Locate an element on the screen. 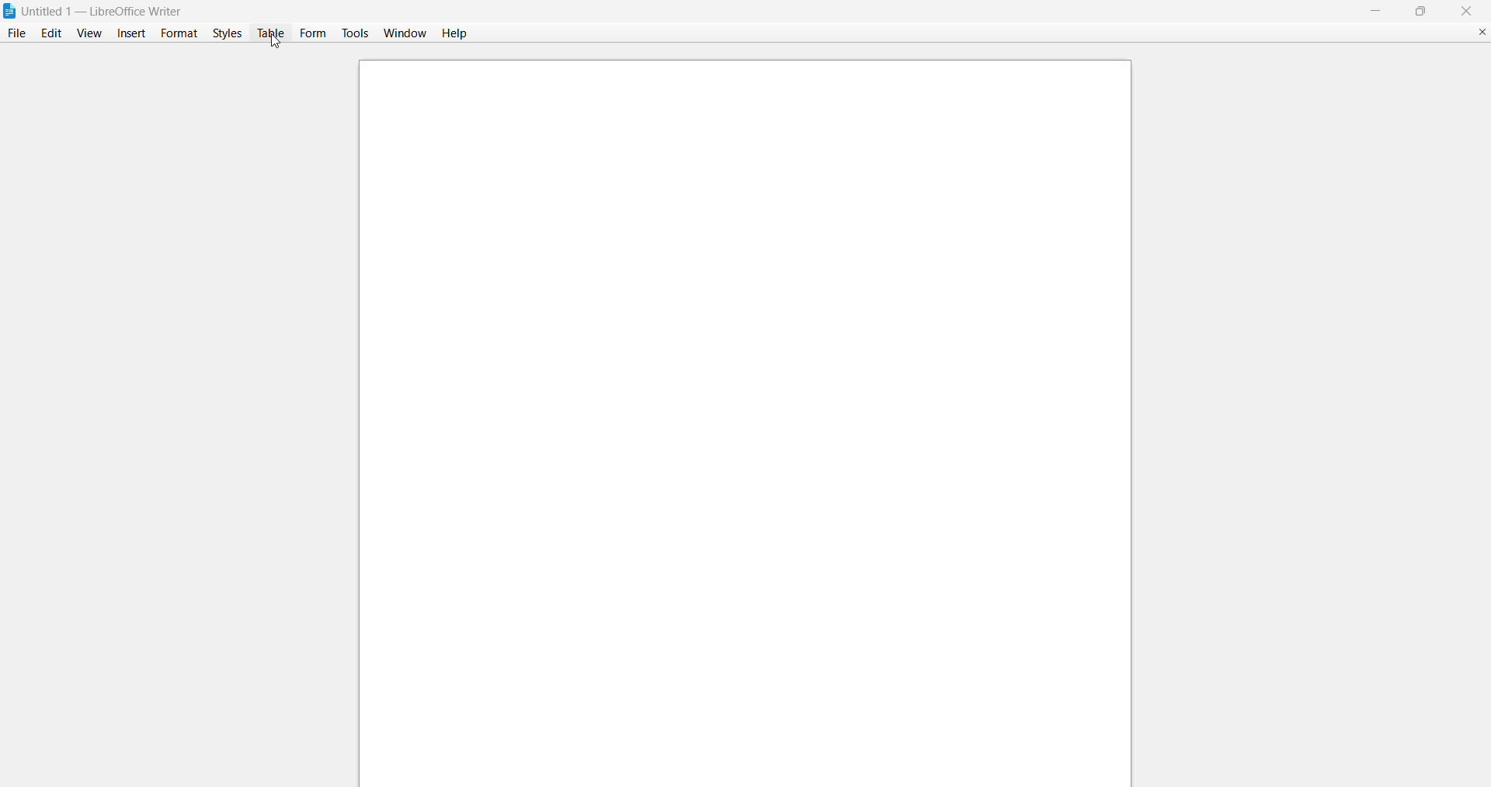  help is located at coordinates (457, 33).